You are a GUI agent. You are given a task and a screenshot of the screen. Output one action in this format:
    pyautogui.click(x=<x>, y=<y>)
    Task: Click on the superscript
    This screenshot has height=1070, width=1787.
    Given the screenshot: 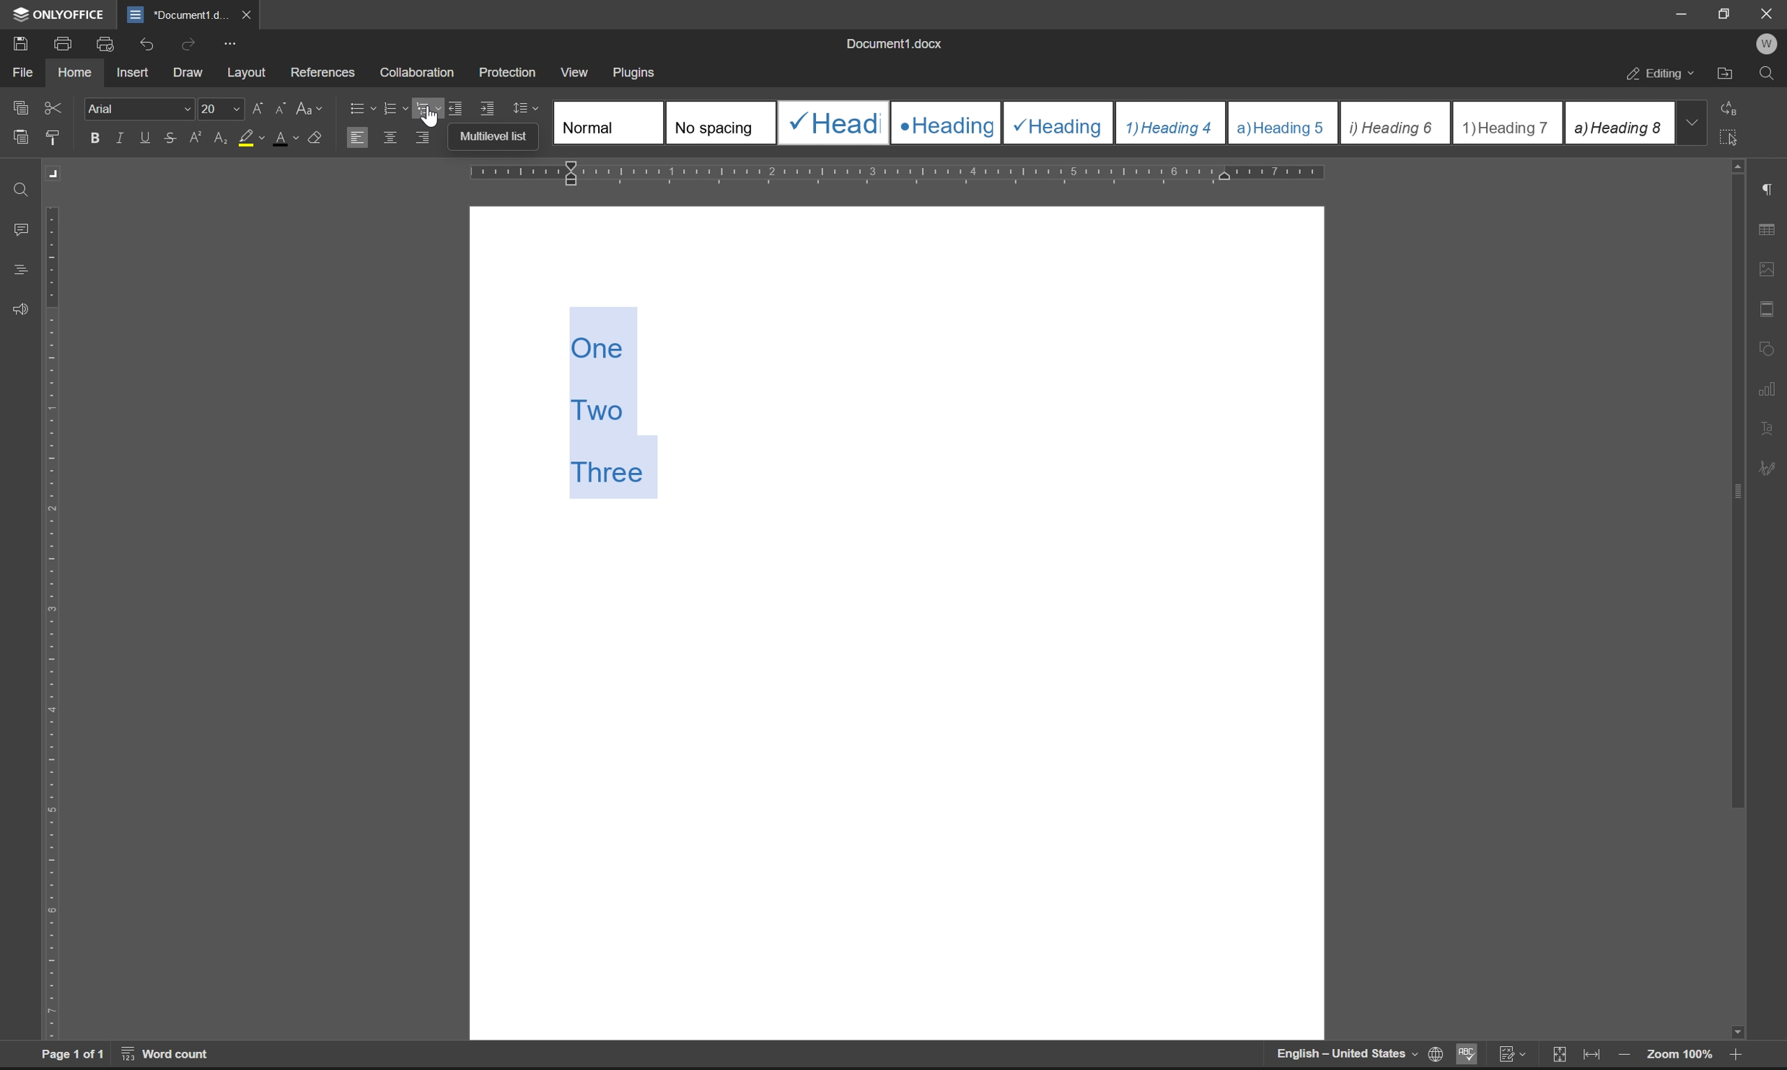 What is the action you would take?
    pyautogui.click(x=198, y=138)
    